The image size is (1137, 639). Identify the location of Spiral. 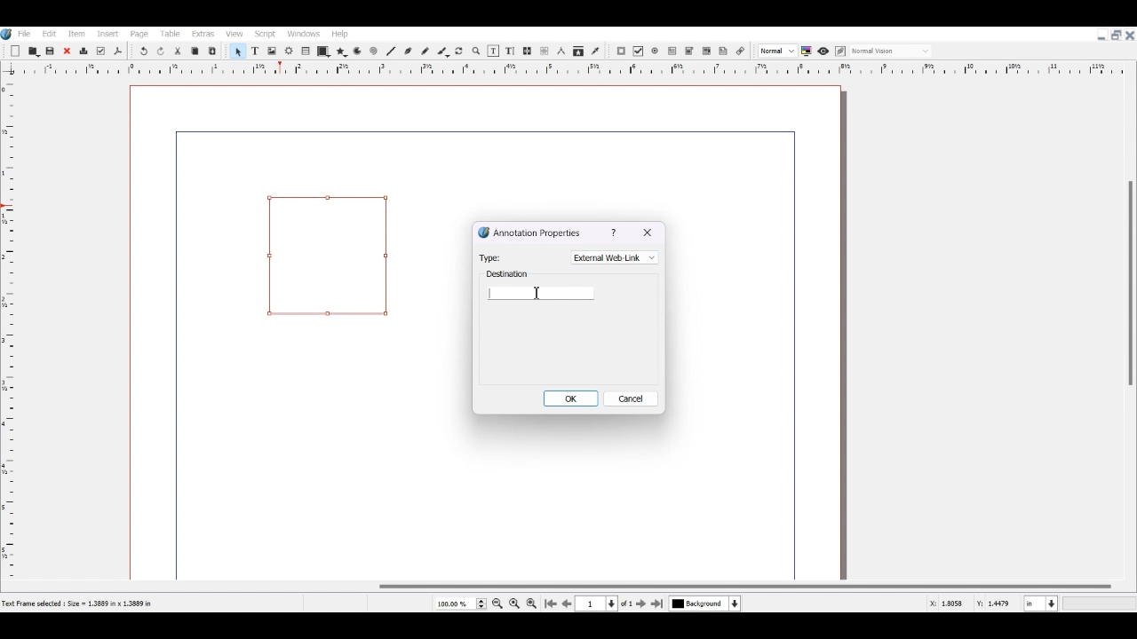
(373, 51).